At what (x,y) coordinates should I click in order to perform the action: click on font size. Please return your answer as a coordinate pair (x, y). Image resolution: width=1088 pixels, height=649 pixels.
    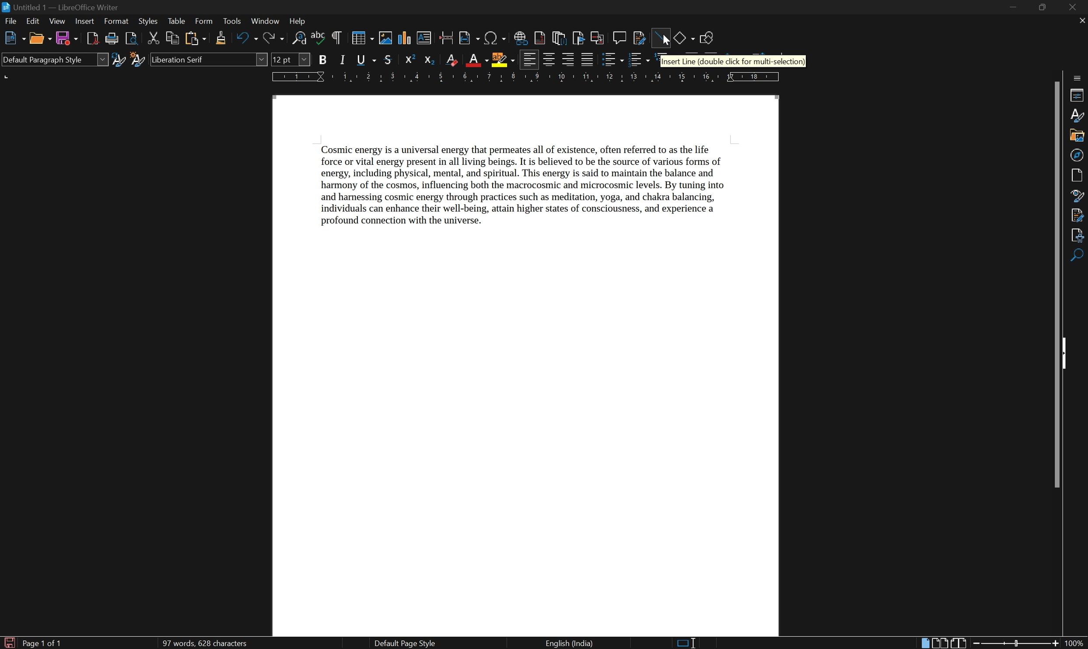
    Looking at the image, I should click on (290, 60).